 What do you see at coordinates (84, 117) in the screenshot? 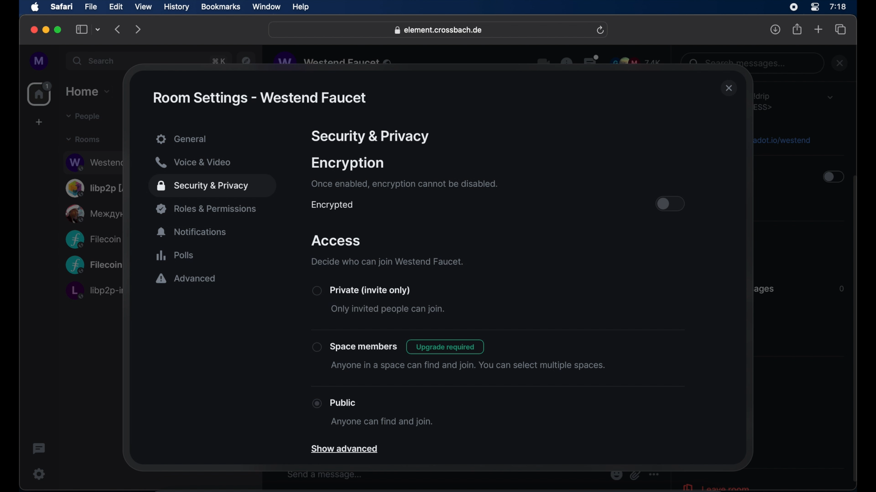
I see `` at bounding box center [84, 117].